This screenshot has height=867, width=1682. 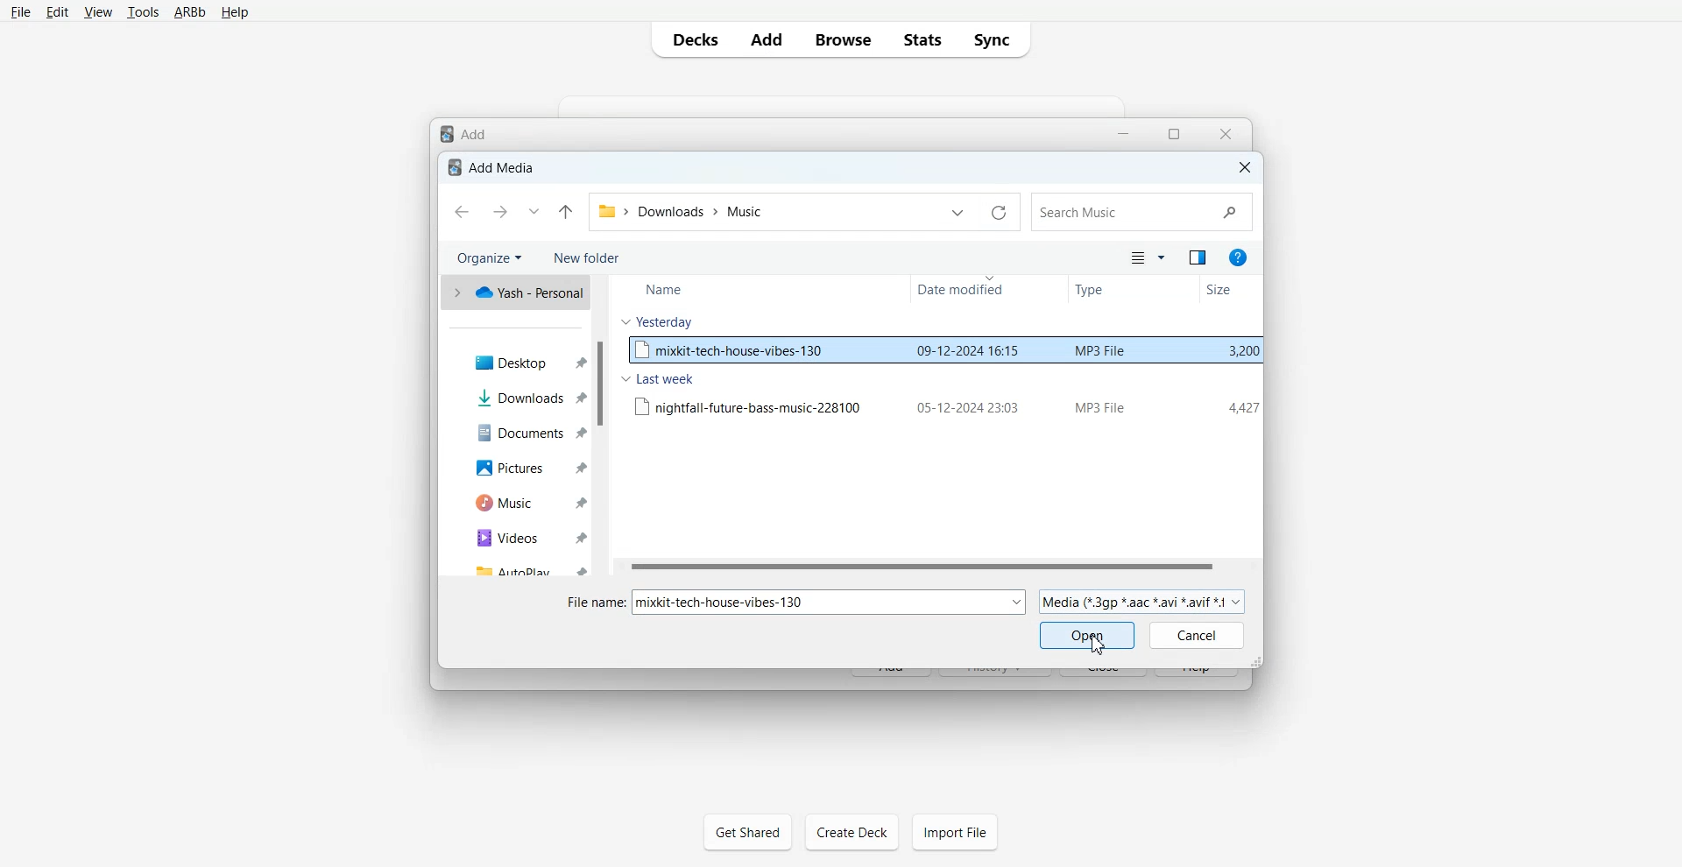 I want to click on File Selected, so click(x=943, y=349).